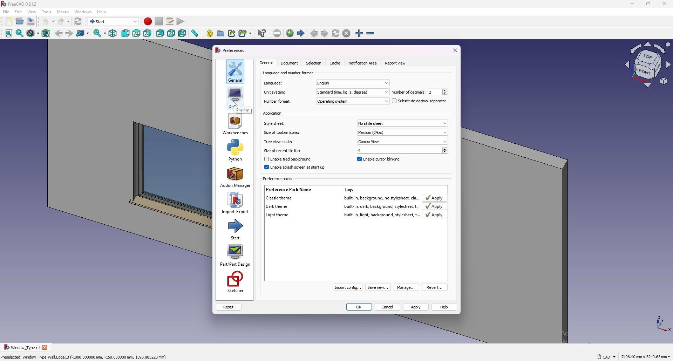 This screenshot has height=361, width=673. I want to click on sync view, so click(100, 33).